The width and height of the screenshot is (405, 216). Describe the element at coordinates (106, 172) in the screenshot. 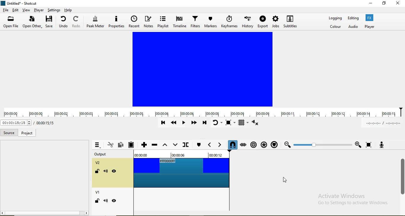

I see `mute` at that location.